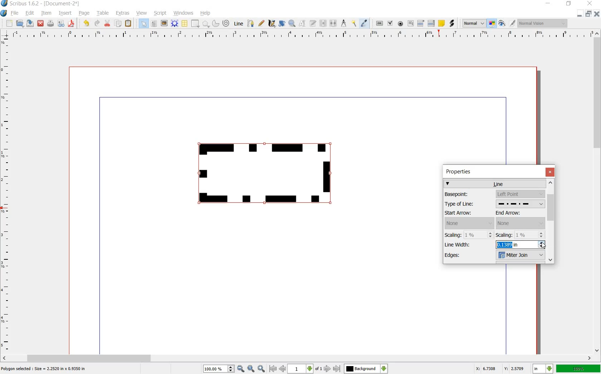 The width and height of the screenshot is (601, 374). I want to click on X: 6.7308 Y: 2.5709, so click(500, 369).